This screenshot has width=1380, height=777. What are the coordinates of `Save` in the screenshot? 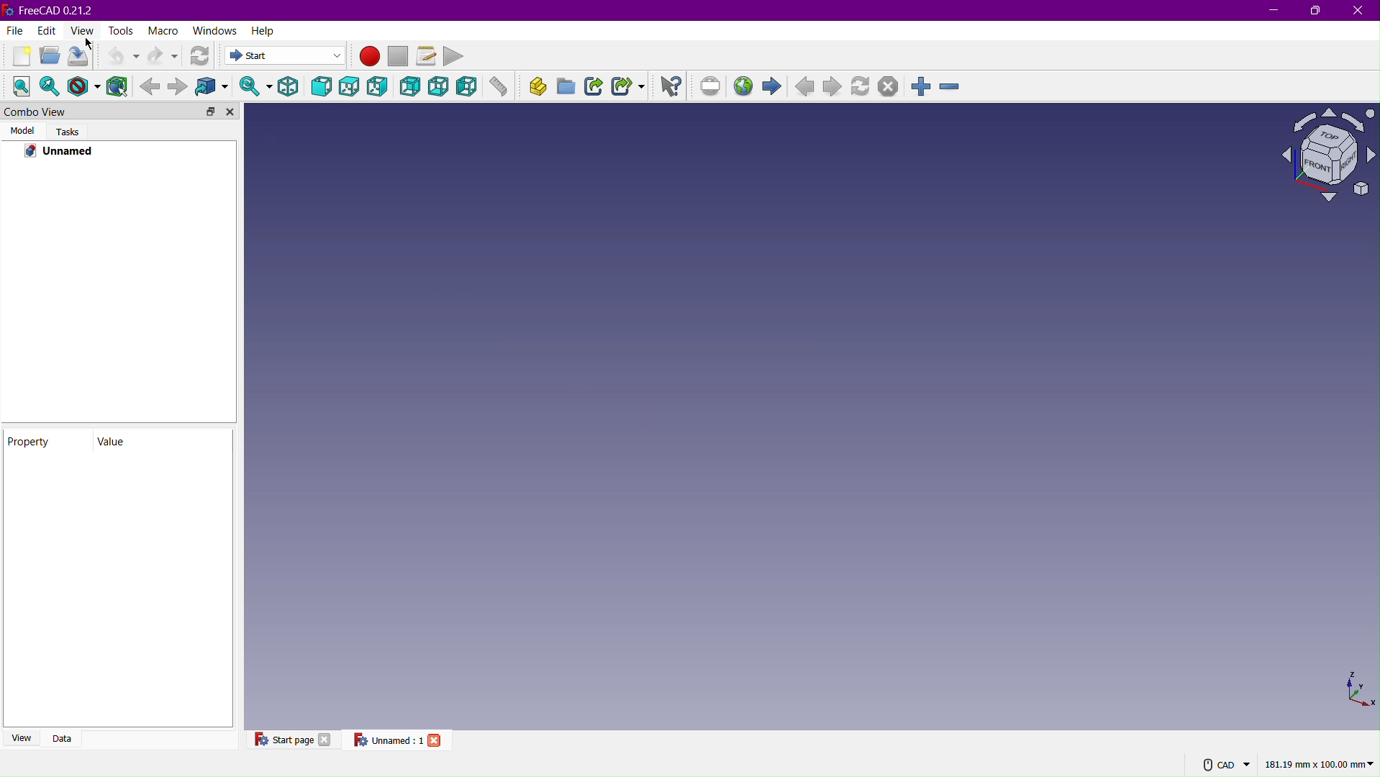 It's located at (80, 56).